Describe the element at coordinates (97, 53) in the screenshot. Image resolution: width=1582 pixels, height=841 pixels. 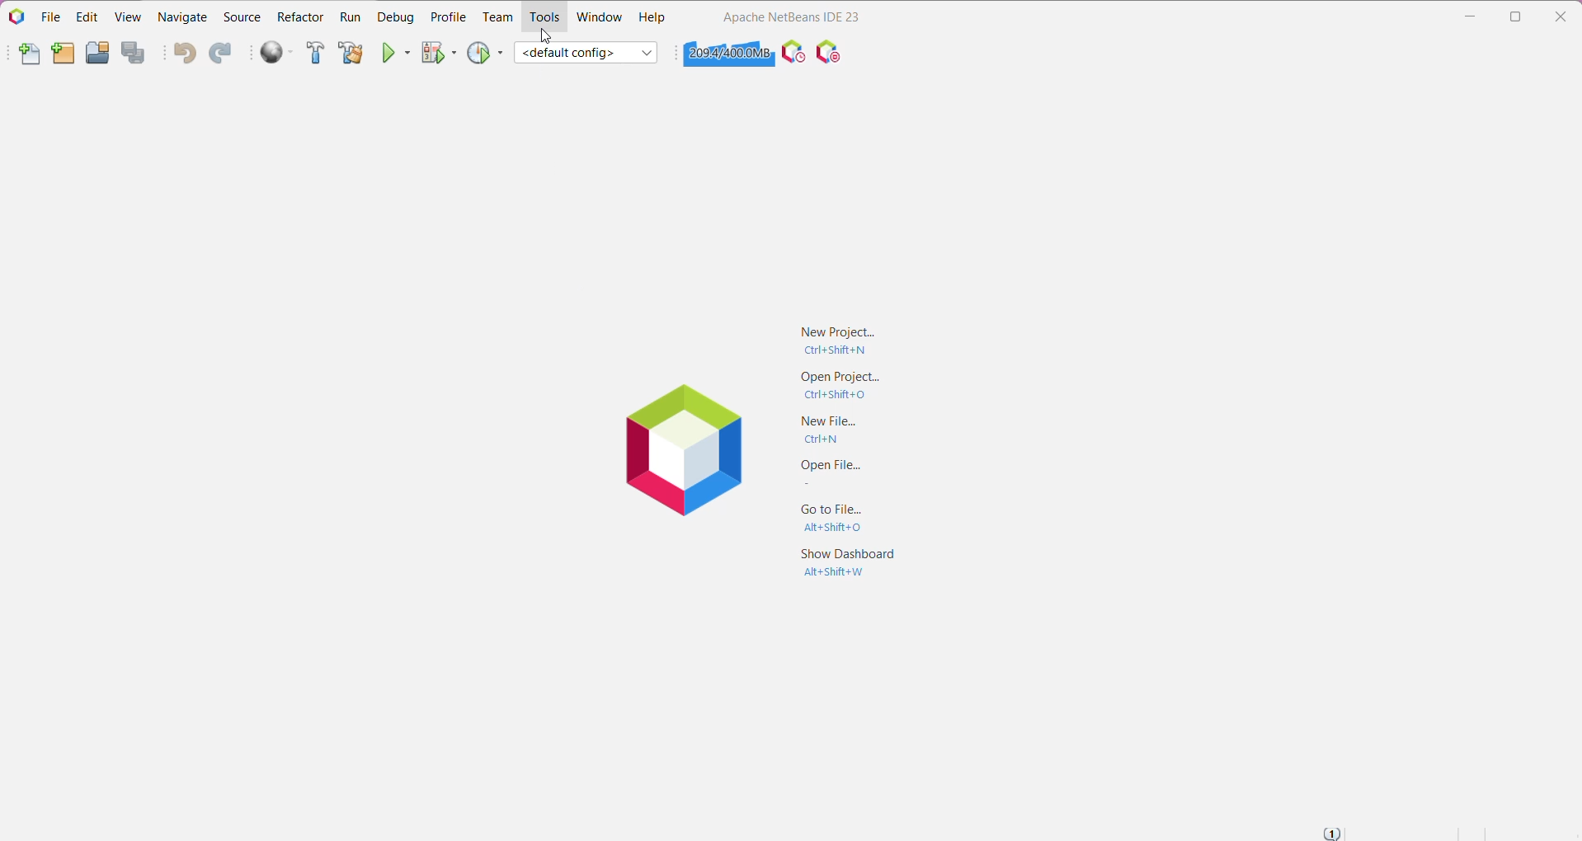
I see `Open Project` at that location.